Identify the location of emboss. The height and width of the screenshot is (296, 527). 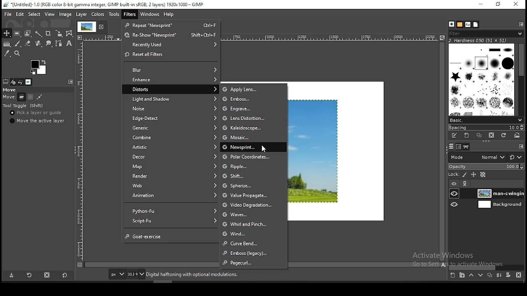
(253, 99).